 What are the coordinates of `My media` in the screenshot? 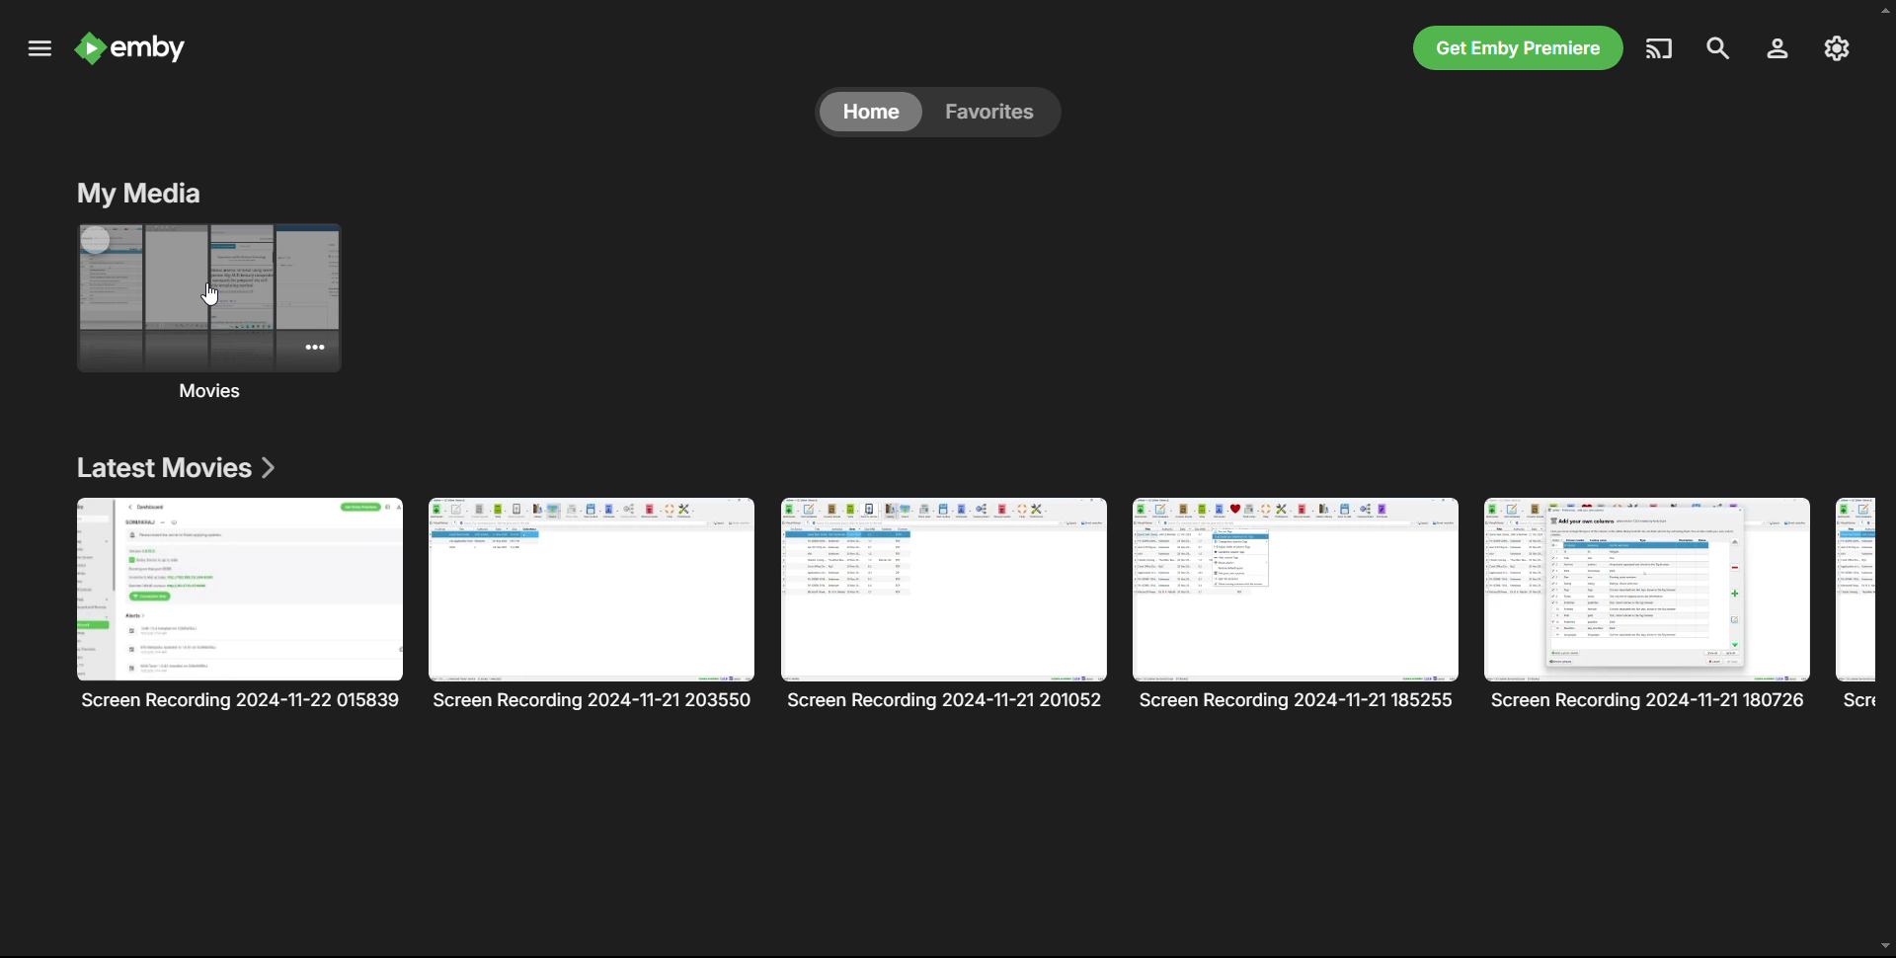 It's located at (138, 193).